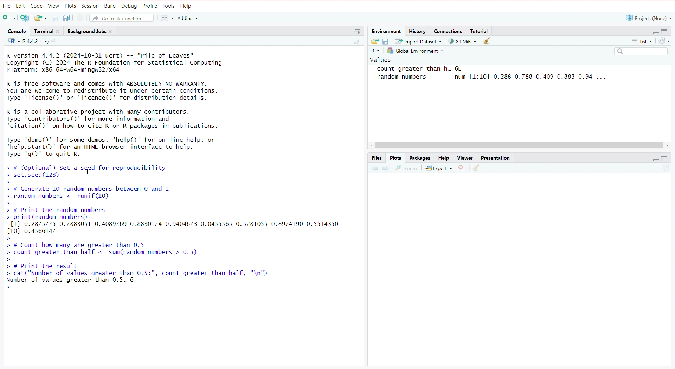 The height and width of the screenshot is (369, 675). What do you see at coordinates (462, 168) in the screenshot?
I see `Remove selected` at bounding box center [462, 168].